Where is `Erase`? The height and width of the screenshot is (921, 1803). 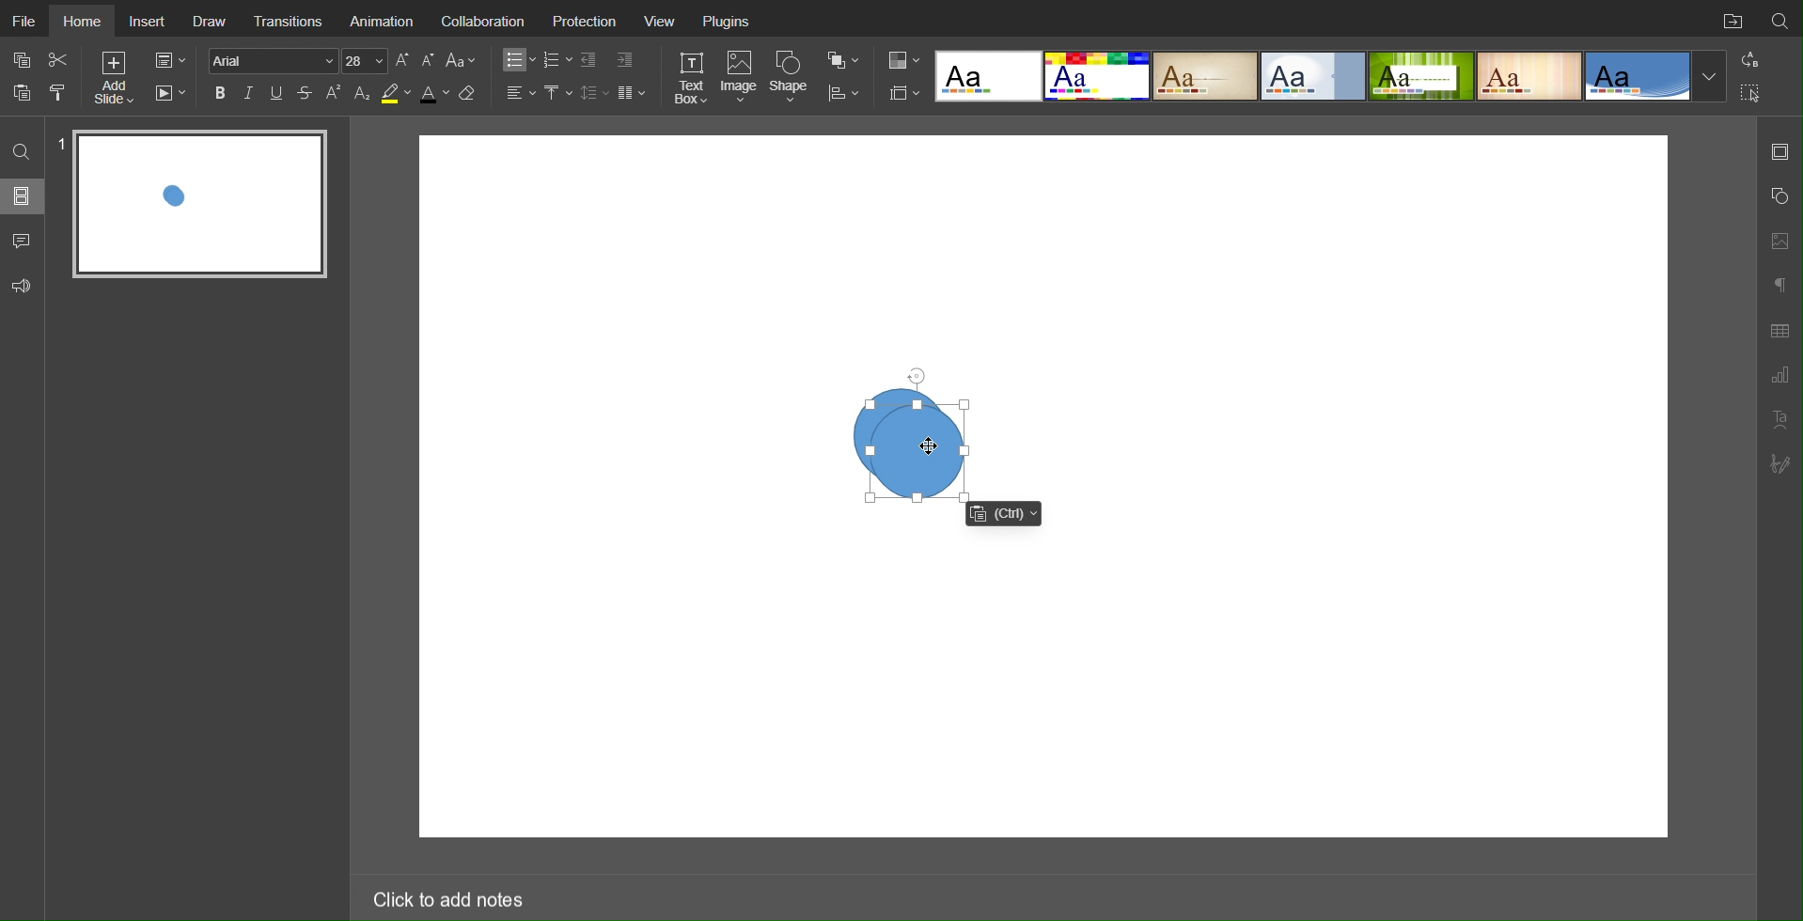 Erase is located at coordinates (471, 94).